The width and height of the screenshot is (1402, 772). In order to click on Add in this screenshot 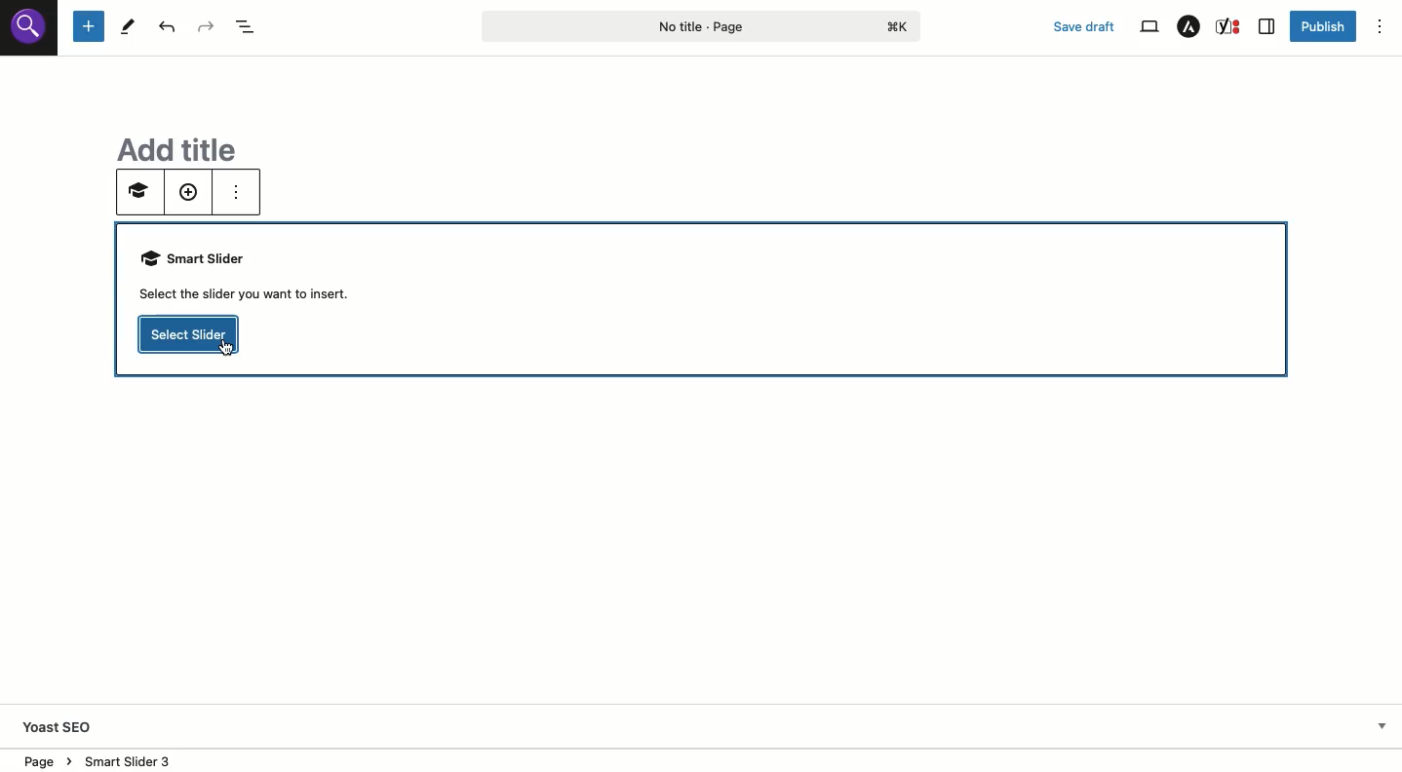, I will do `click(187, 194)`.